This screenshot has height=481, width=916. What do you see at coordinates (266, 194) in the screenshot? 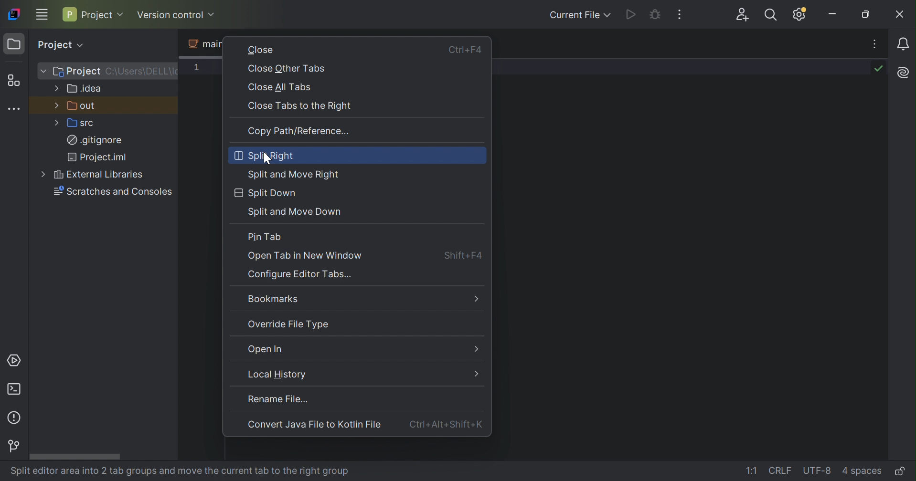
I see `Split Down` at bounding box center [266, 194].